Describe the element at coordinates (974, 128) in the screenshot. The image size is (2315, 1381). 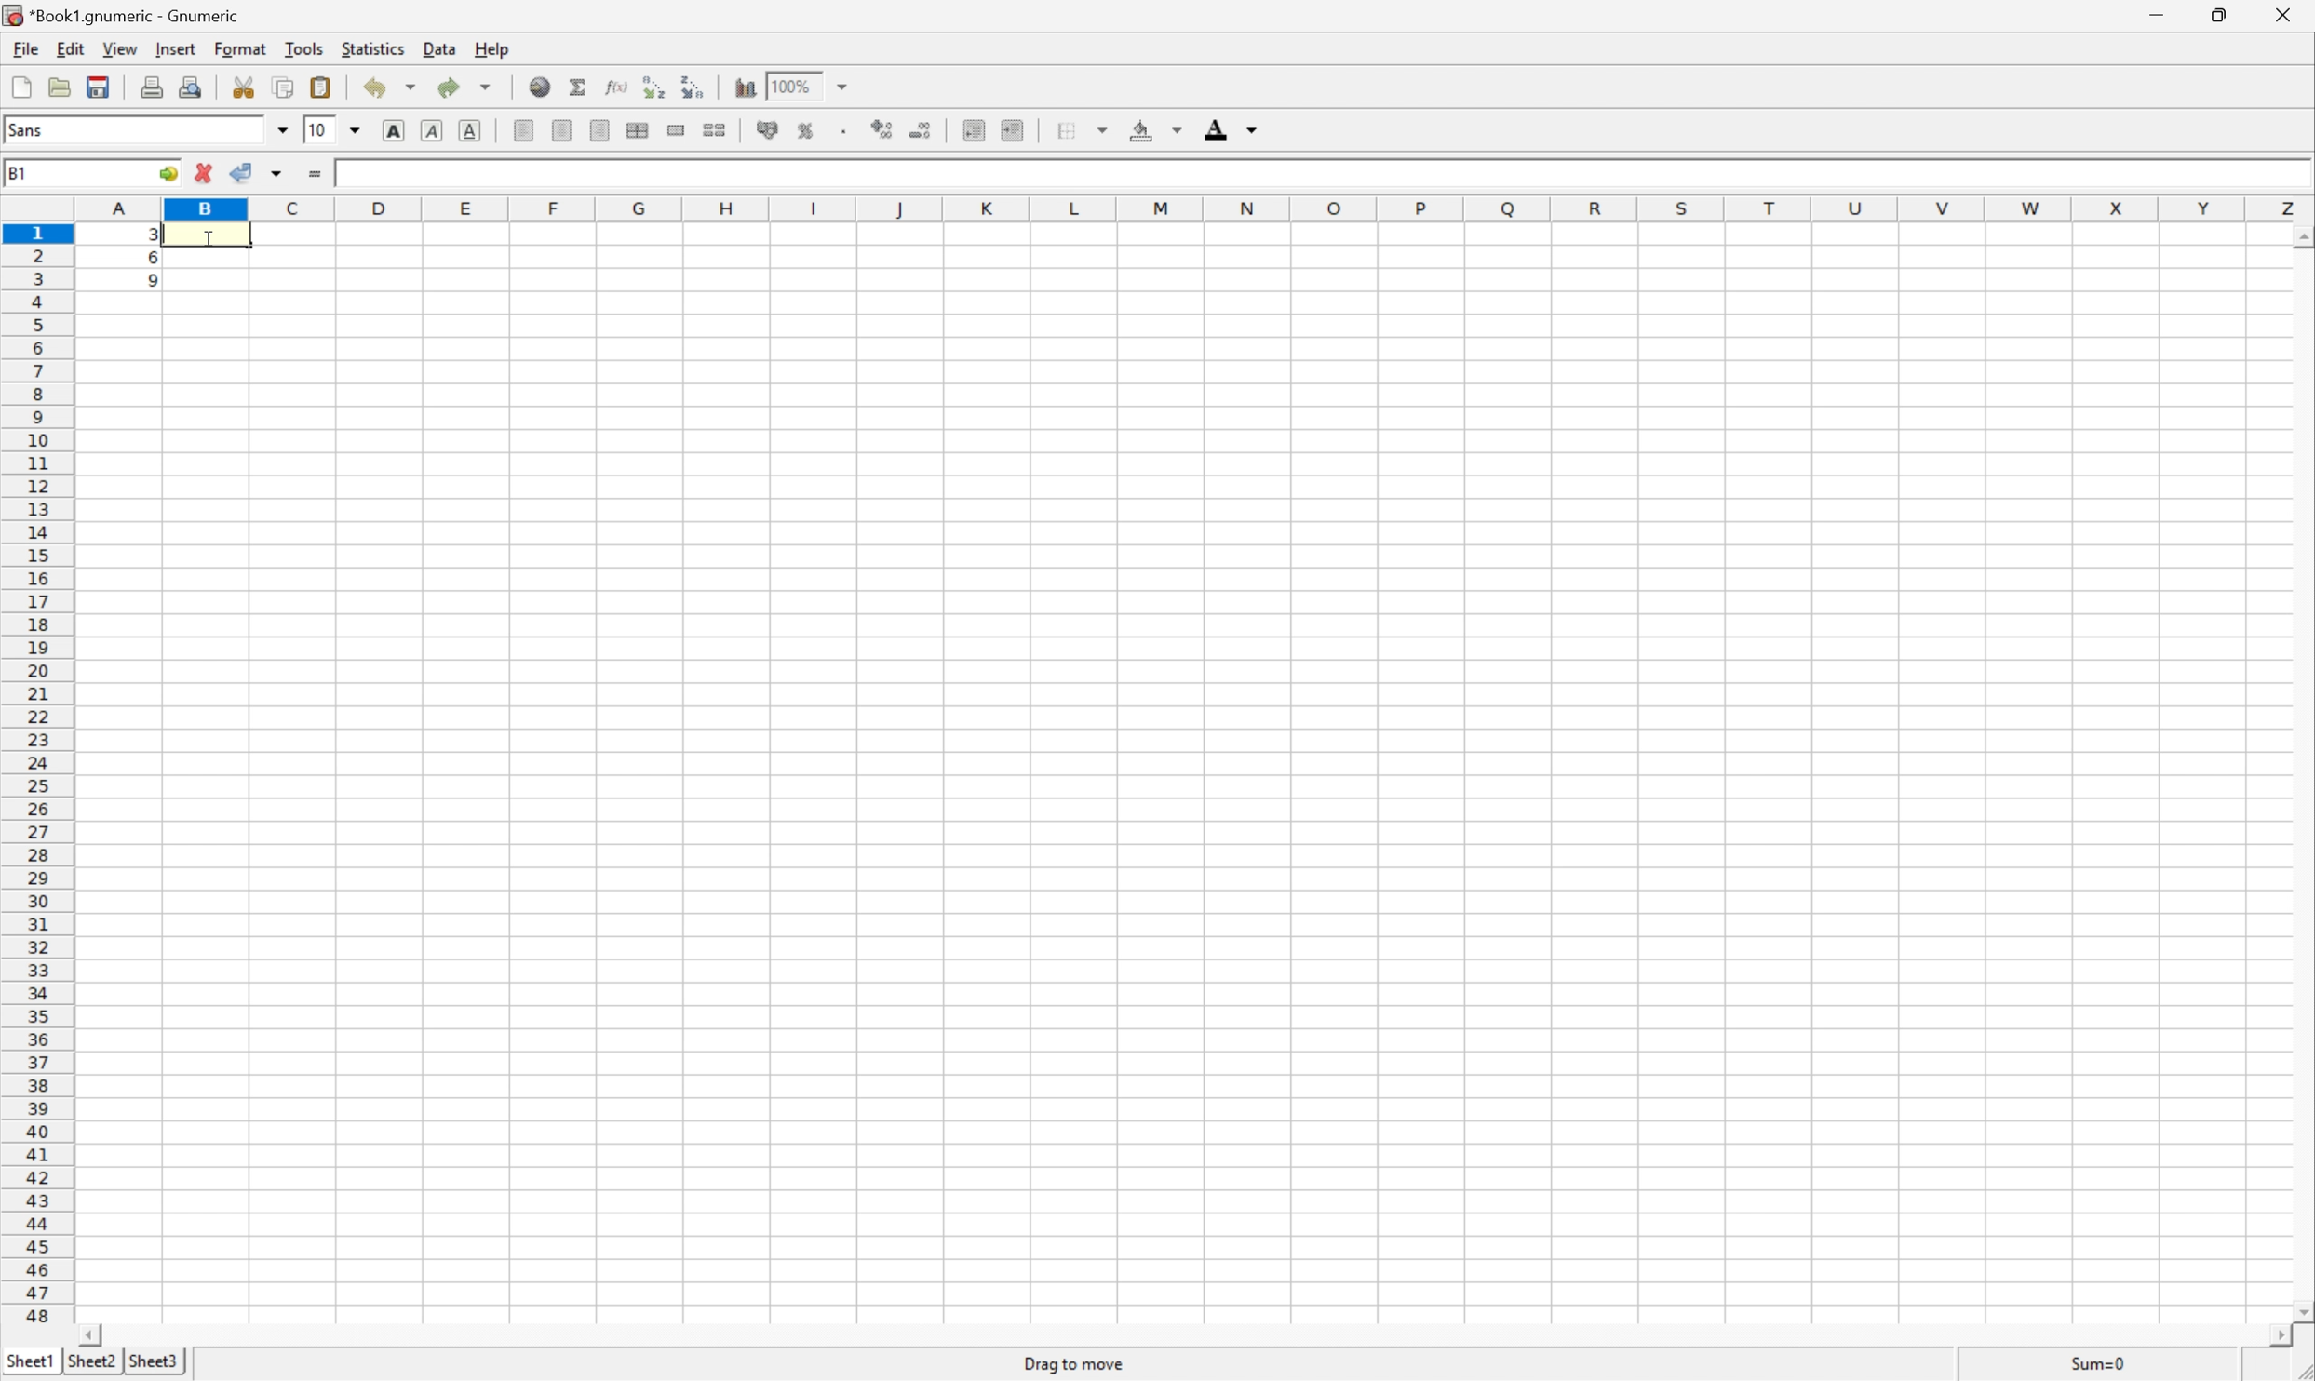
I see `Decrease indent, and align the contents to the left` at that location.